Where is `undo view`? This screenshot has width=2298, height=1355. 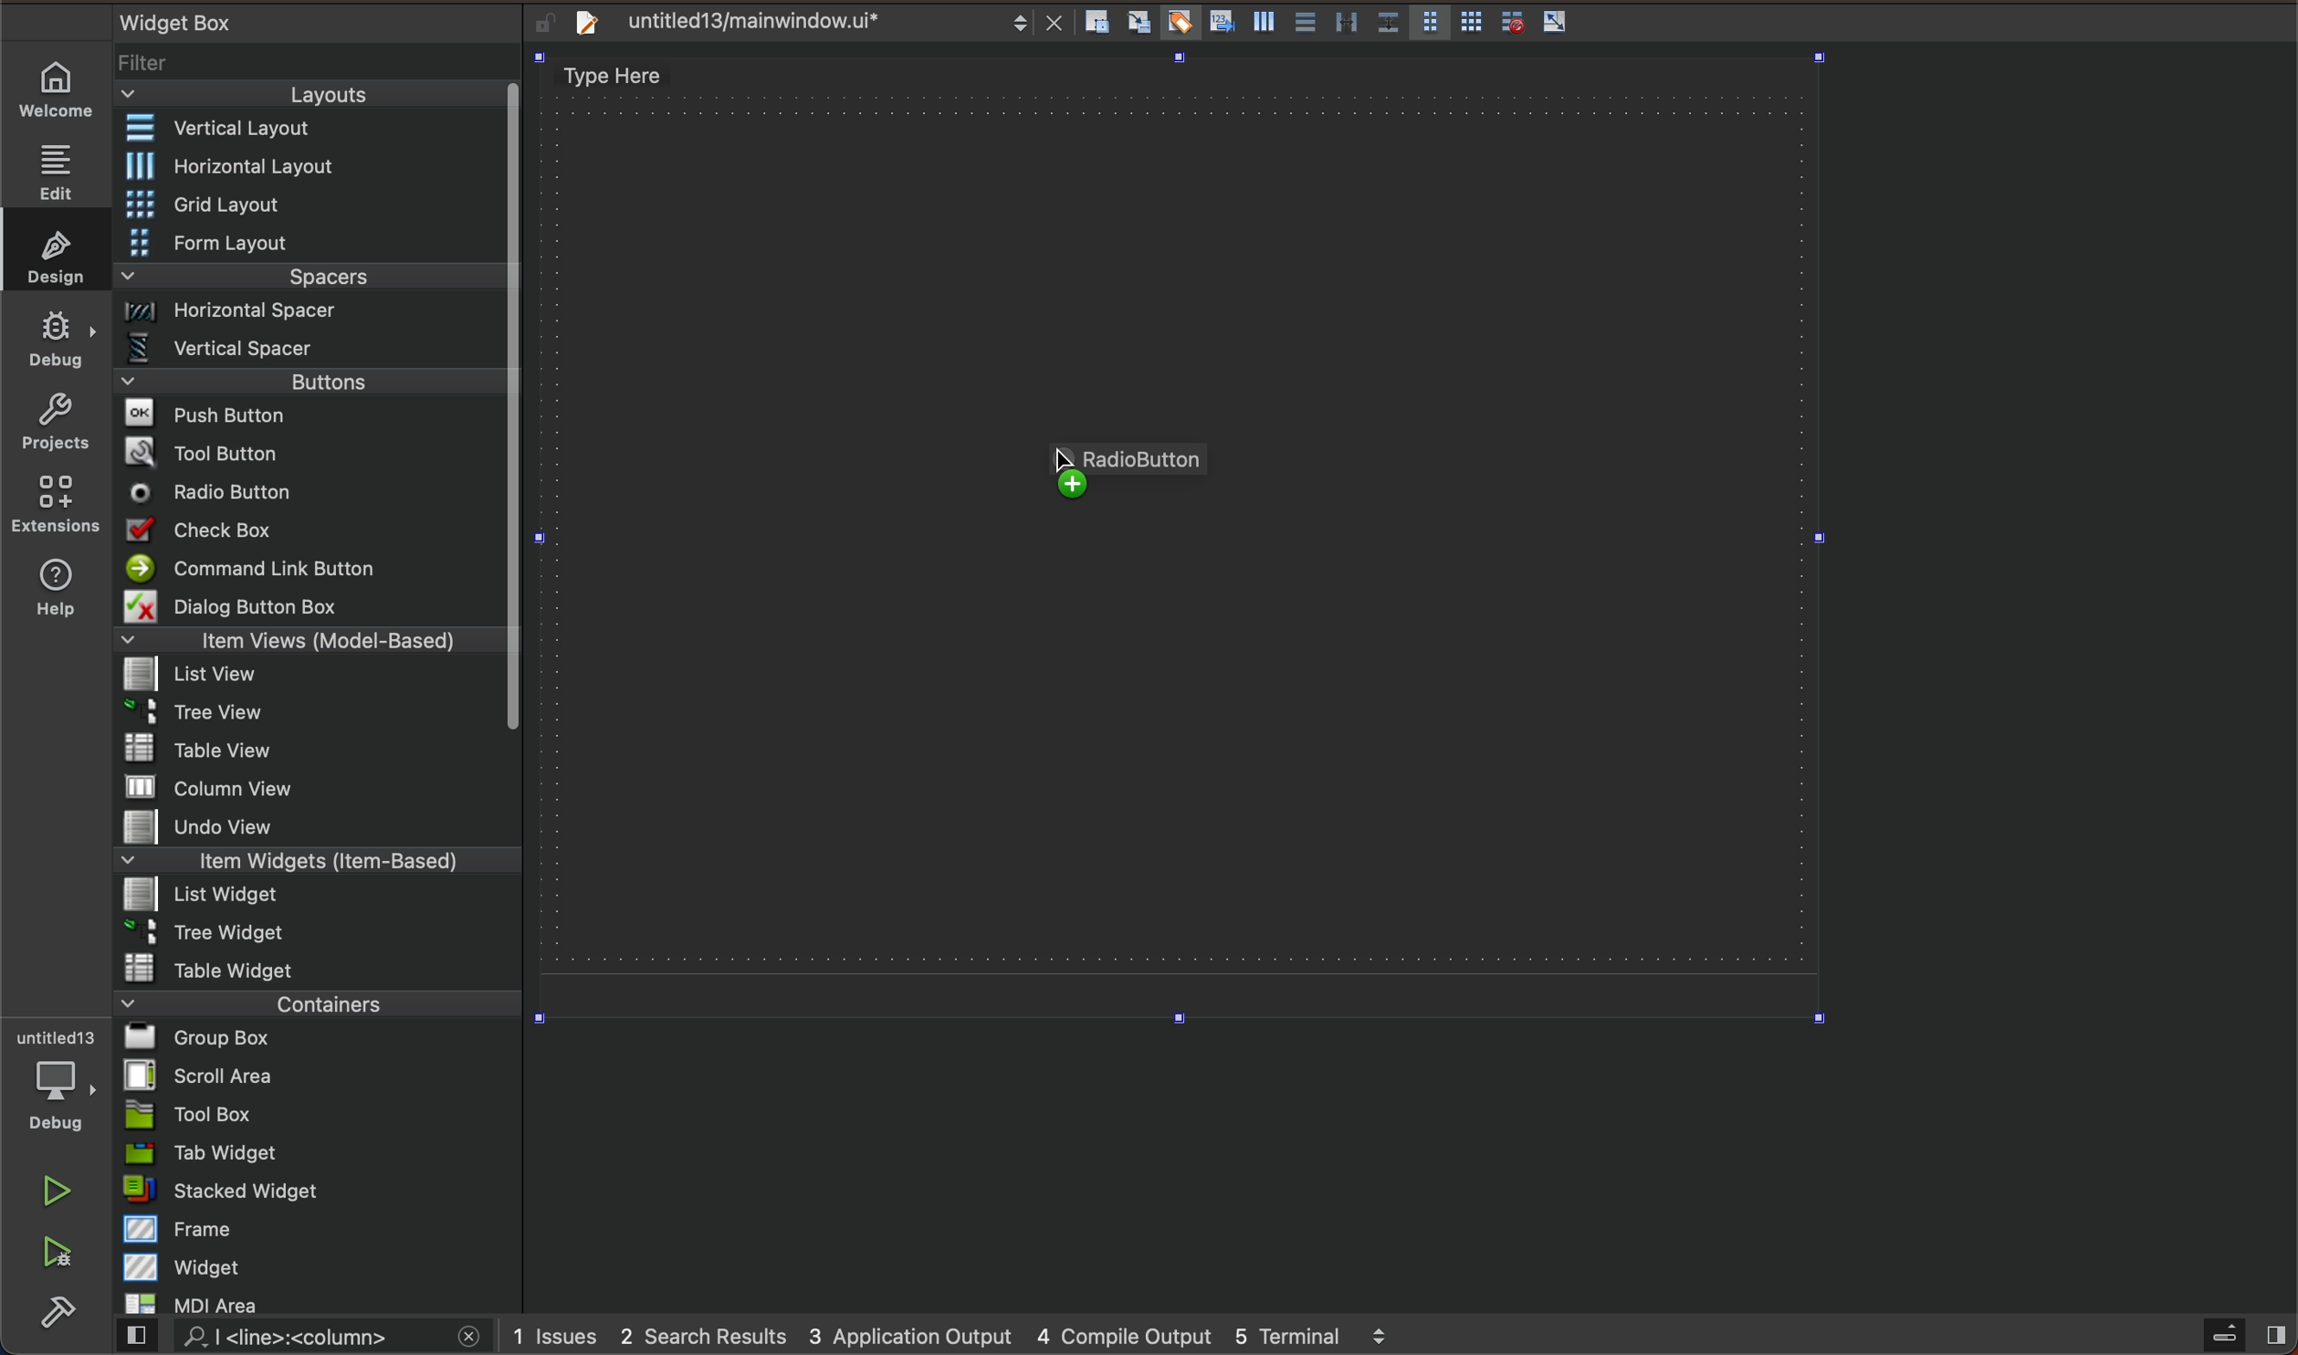 undo view is located at coordinates (318, 826).